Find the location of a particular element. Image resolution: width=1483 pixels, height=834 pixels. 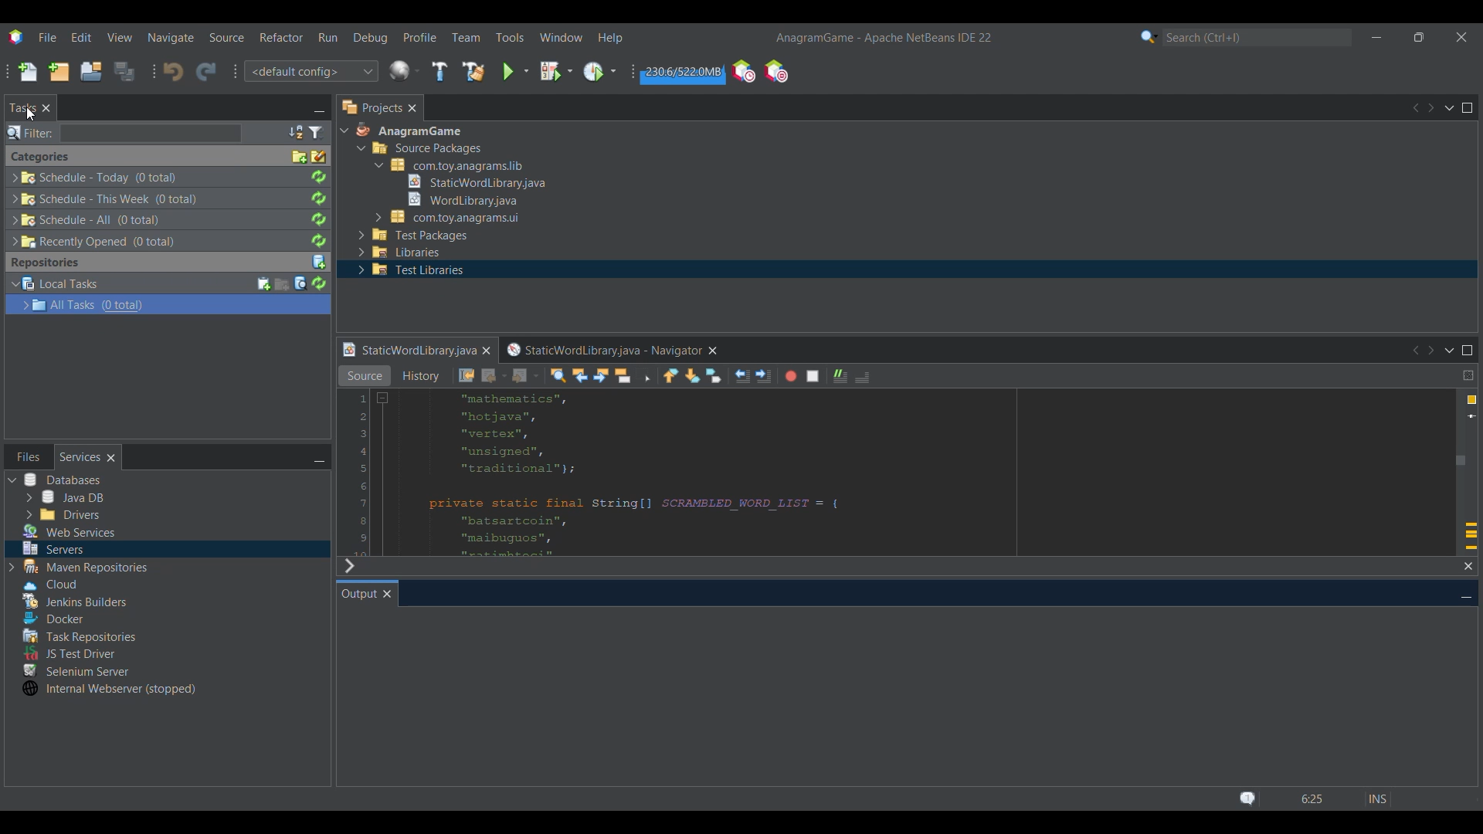

Shift line left is located at coordinates (742, 376).